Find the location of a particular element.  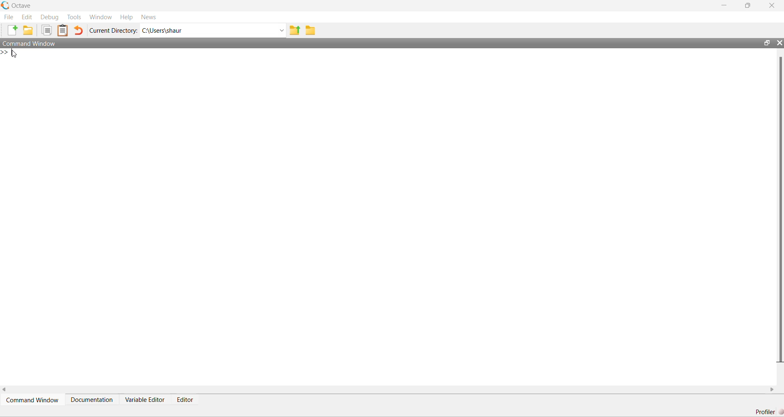

clipboard is located at coordinates (63, 30).